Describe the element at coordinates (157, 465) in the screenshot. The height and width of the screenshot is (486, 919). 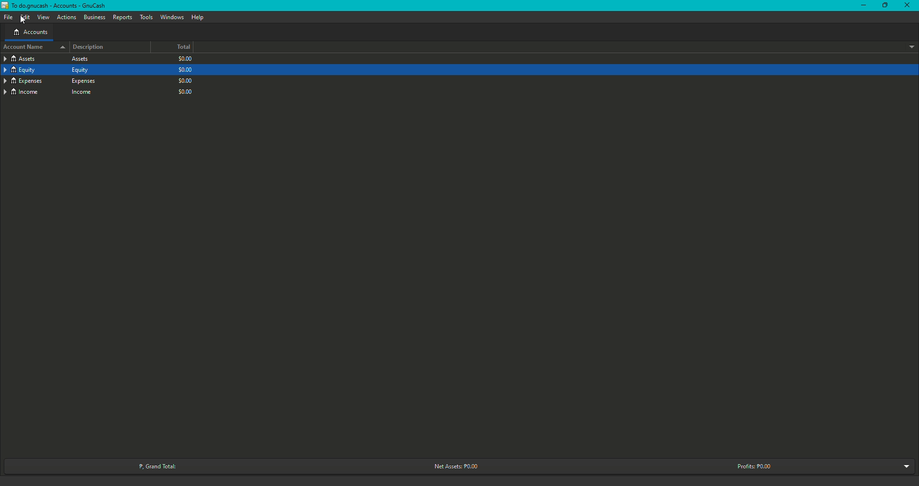
I see `Grand Total` at that location.